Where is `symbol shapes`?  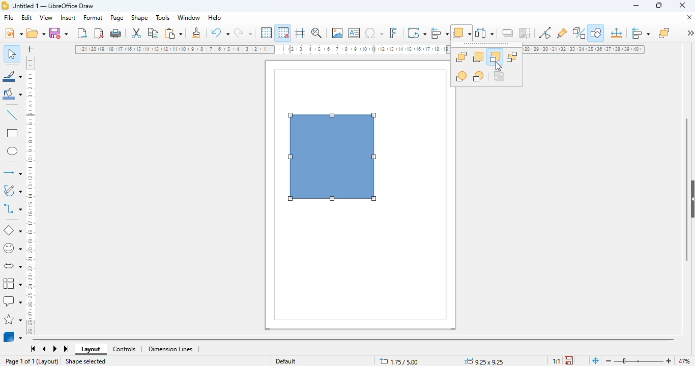 symbol shapes is located at coordinates (12, 249).